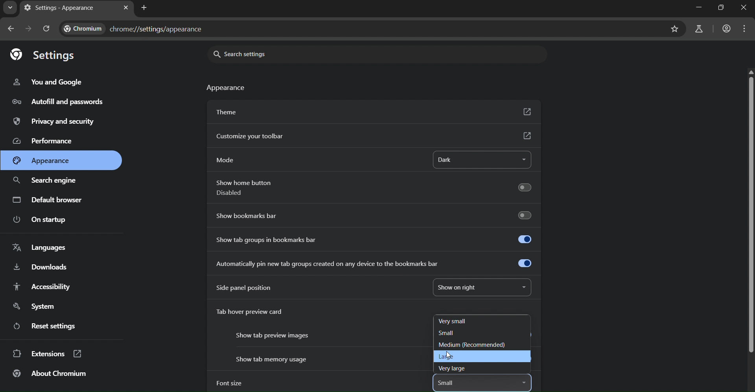 The image size is (755, 392). Describe the element at coordinates (46, 354) in the screenshot. I see `extensions` at that location.